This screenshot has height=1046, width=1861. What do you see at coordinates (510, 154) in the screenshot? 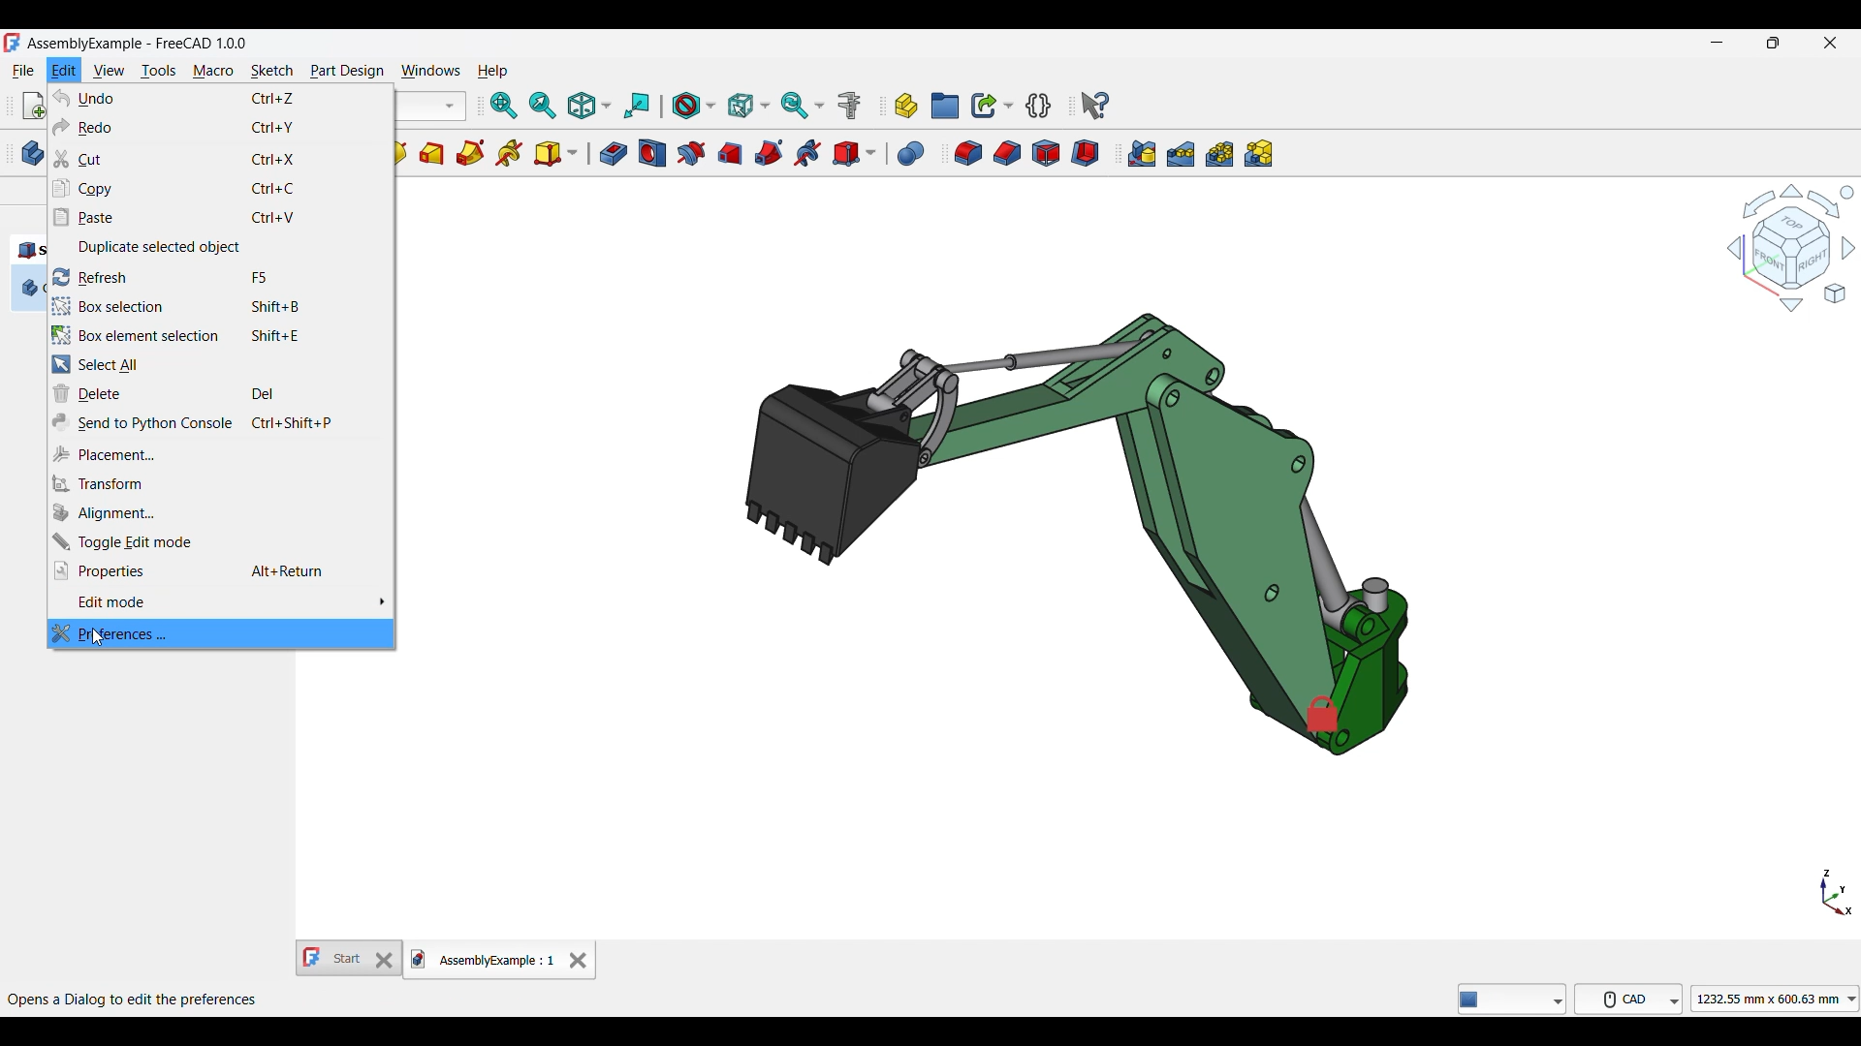
I see `Additive helix` at bounding box center [510, 154].